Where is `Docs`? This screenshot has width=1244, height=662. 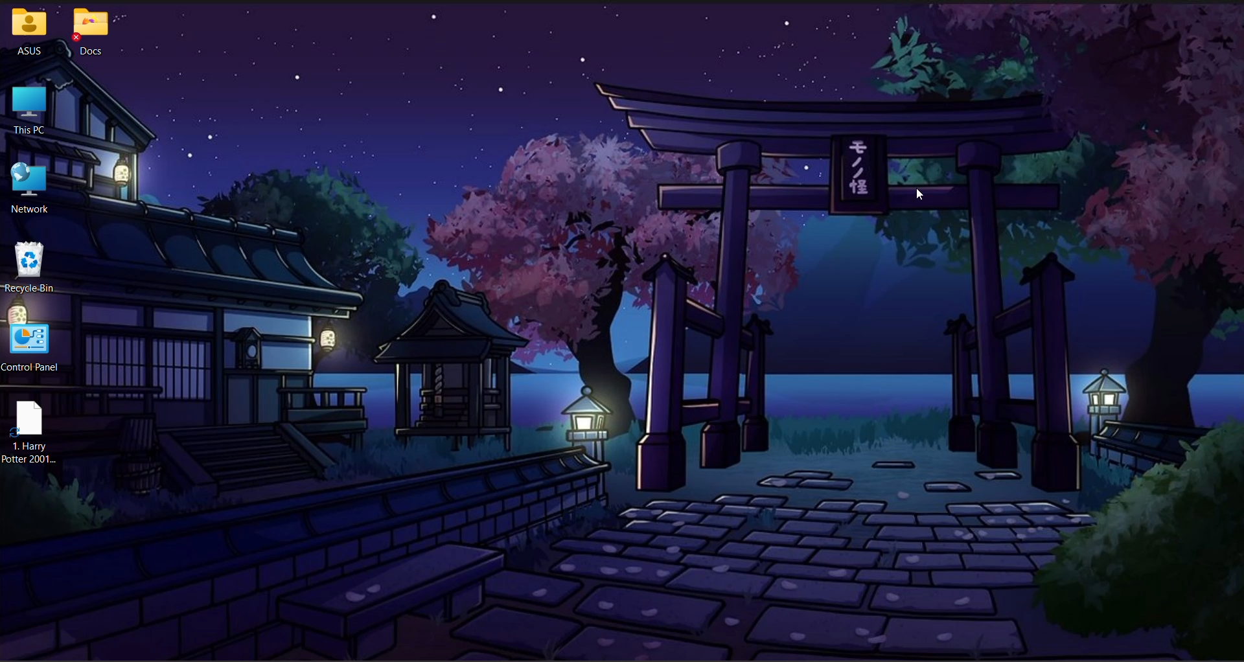 Docs is located at coordinates (90, 32).